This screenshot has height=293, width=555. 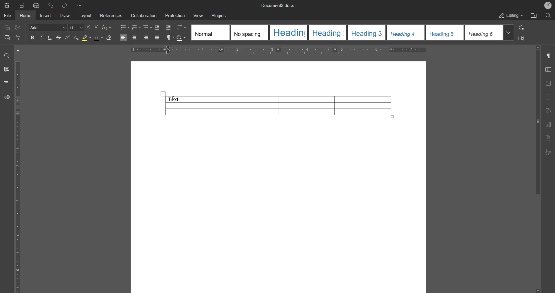 What do you see at coordinates (534, 15) in the screenshot?
I see `Open File Location` at bounding box center [534, 15].